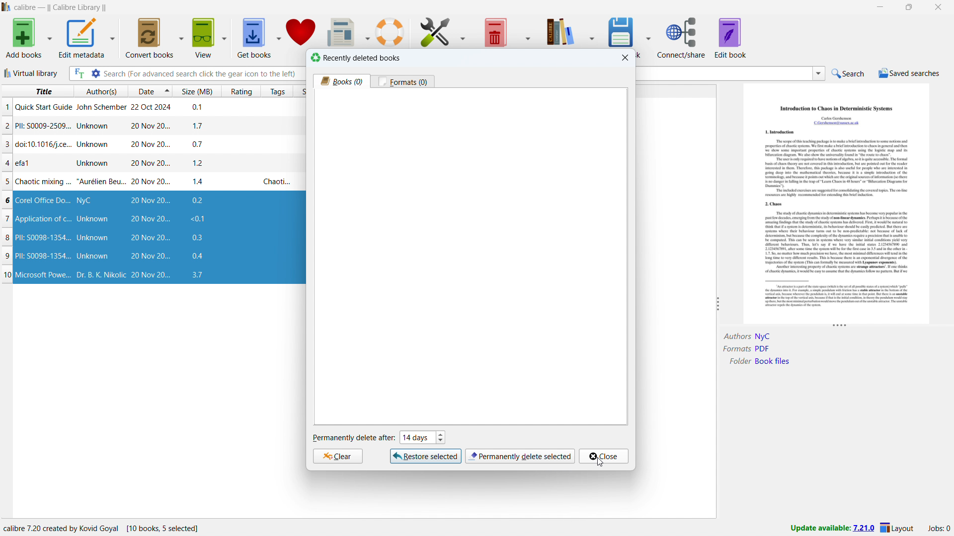 This screenshot has height=536, width=954. I want to click on minimize, so click(879, 7).